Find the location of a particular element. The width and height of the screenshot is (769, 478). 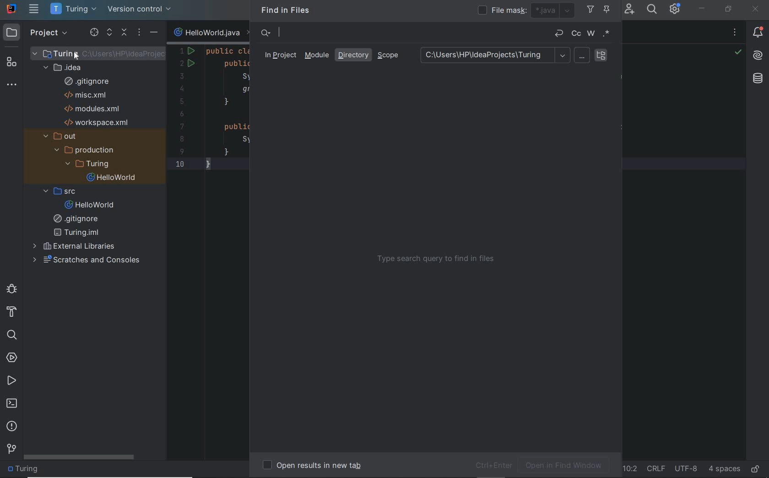

new line is located at coordinates (559, 33).